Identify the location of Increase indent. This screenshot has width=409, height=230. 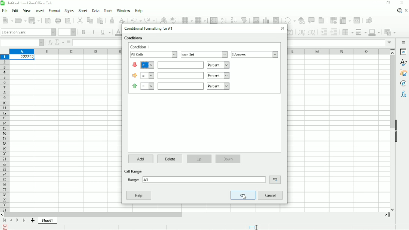
(324, 32).